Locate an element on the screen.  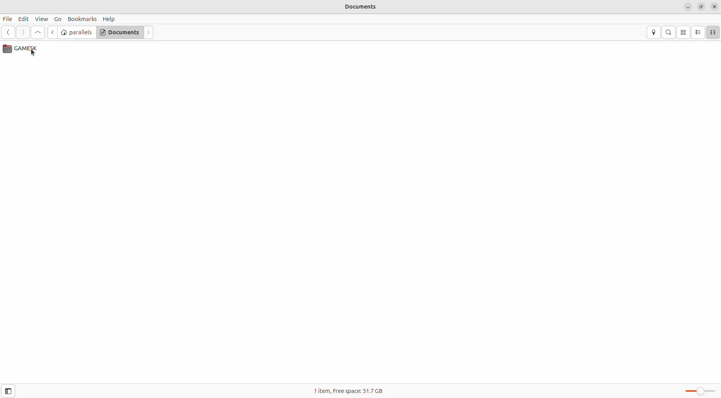
previous is located at coordinates (8, 32).